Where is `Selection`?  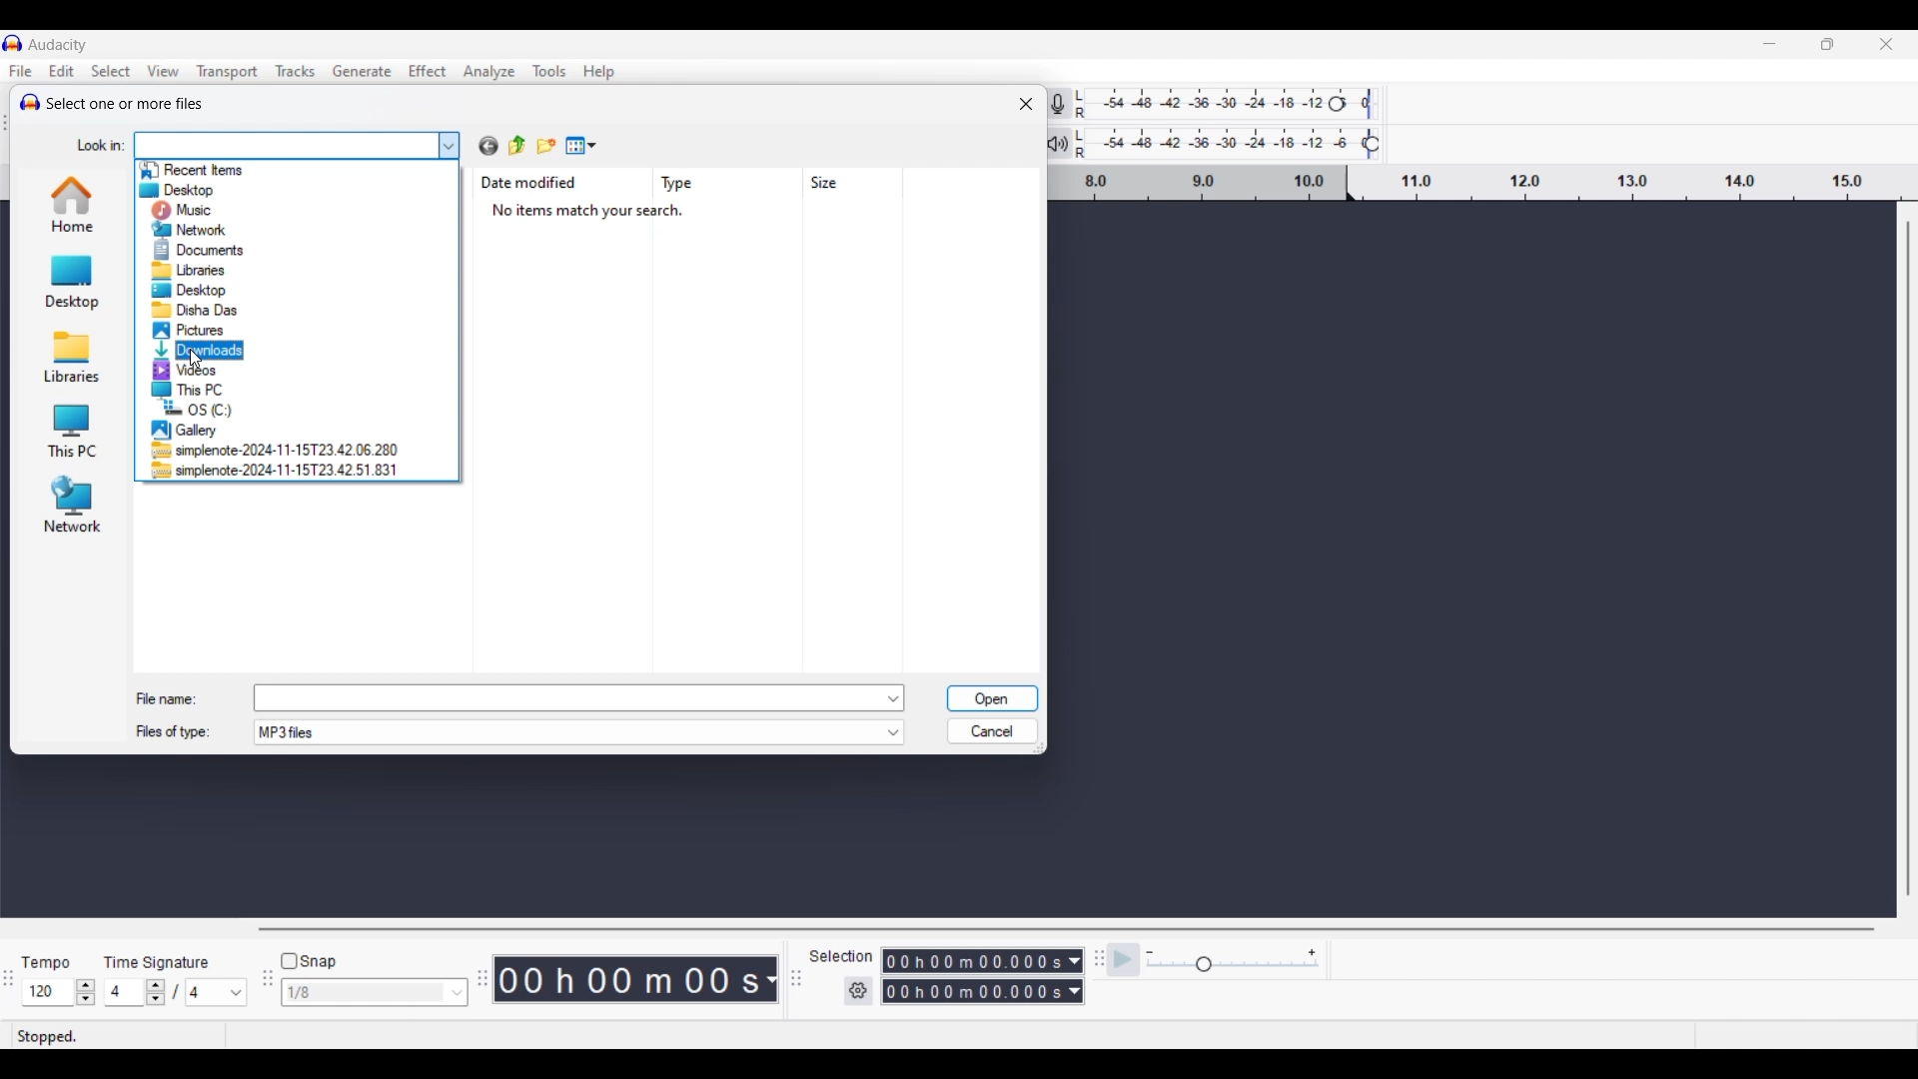 Selection is located at coordinates (842, 956).